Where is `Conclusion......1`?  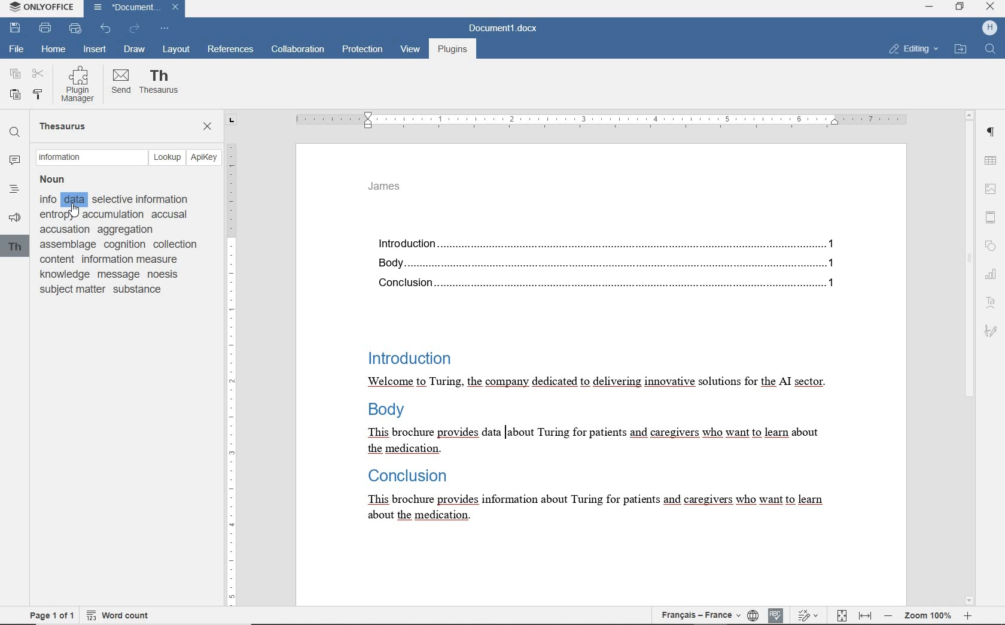
Conclusion......1 is located at coordinates (609, 285).